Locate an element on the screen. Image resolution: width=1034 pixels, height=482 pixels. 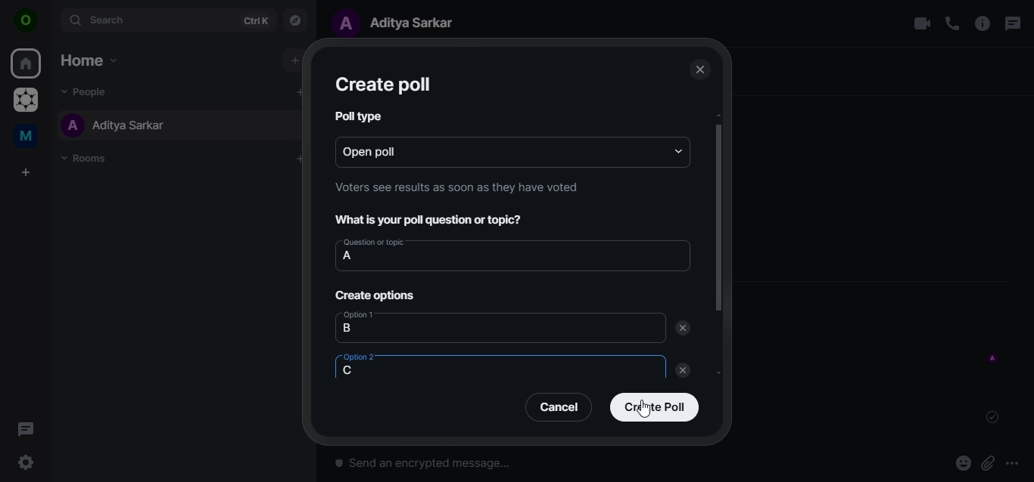
Option 1 is located at coordinates (360, 315).